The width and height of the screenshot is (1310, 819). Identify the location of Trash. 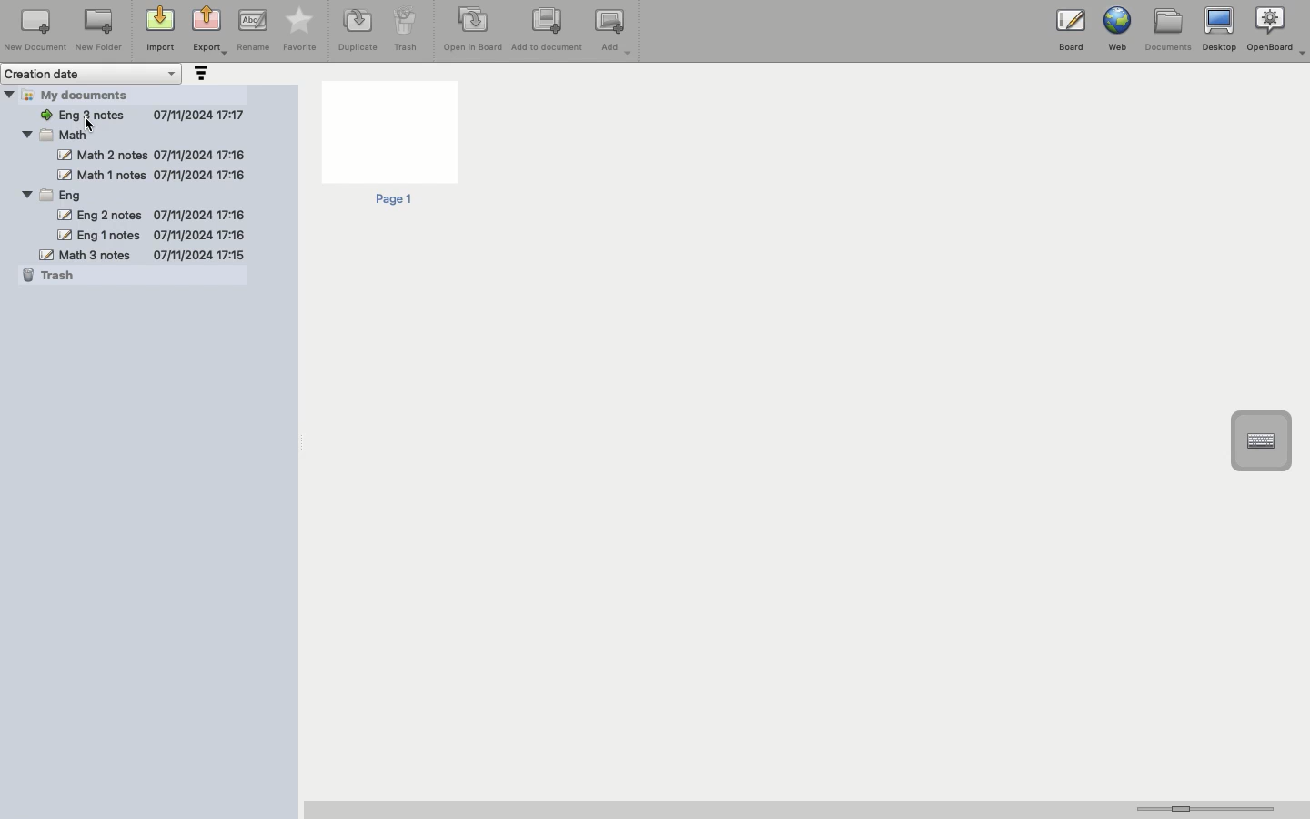
(406, 29).